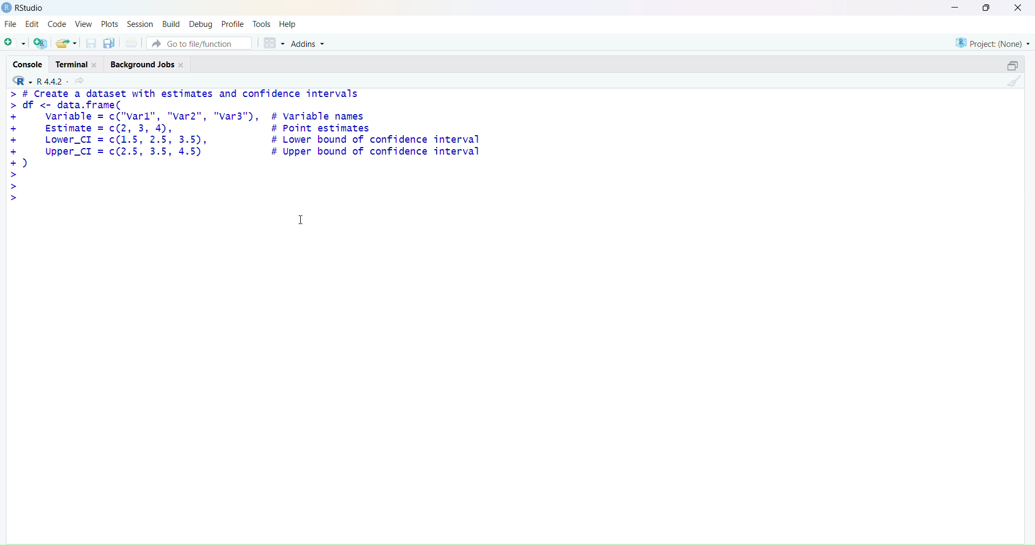  What do you see at coordinates (288, 25) in the screenshot?
I see `Help` at bounding box center [288, 25].